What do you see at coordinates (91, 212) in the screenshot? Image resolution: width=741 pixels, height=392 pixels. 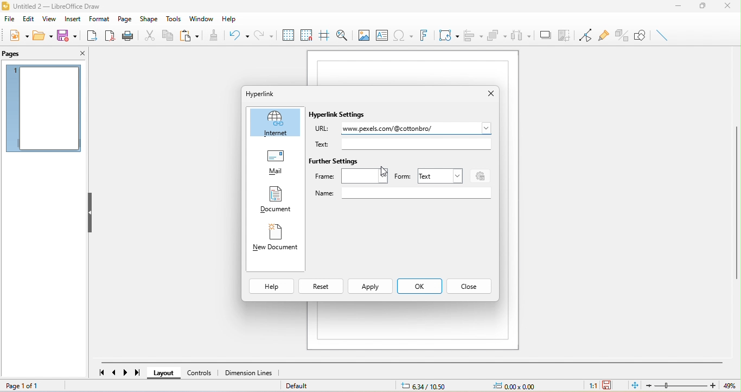 I see `hide` at bounding box center [91, 212].